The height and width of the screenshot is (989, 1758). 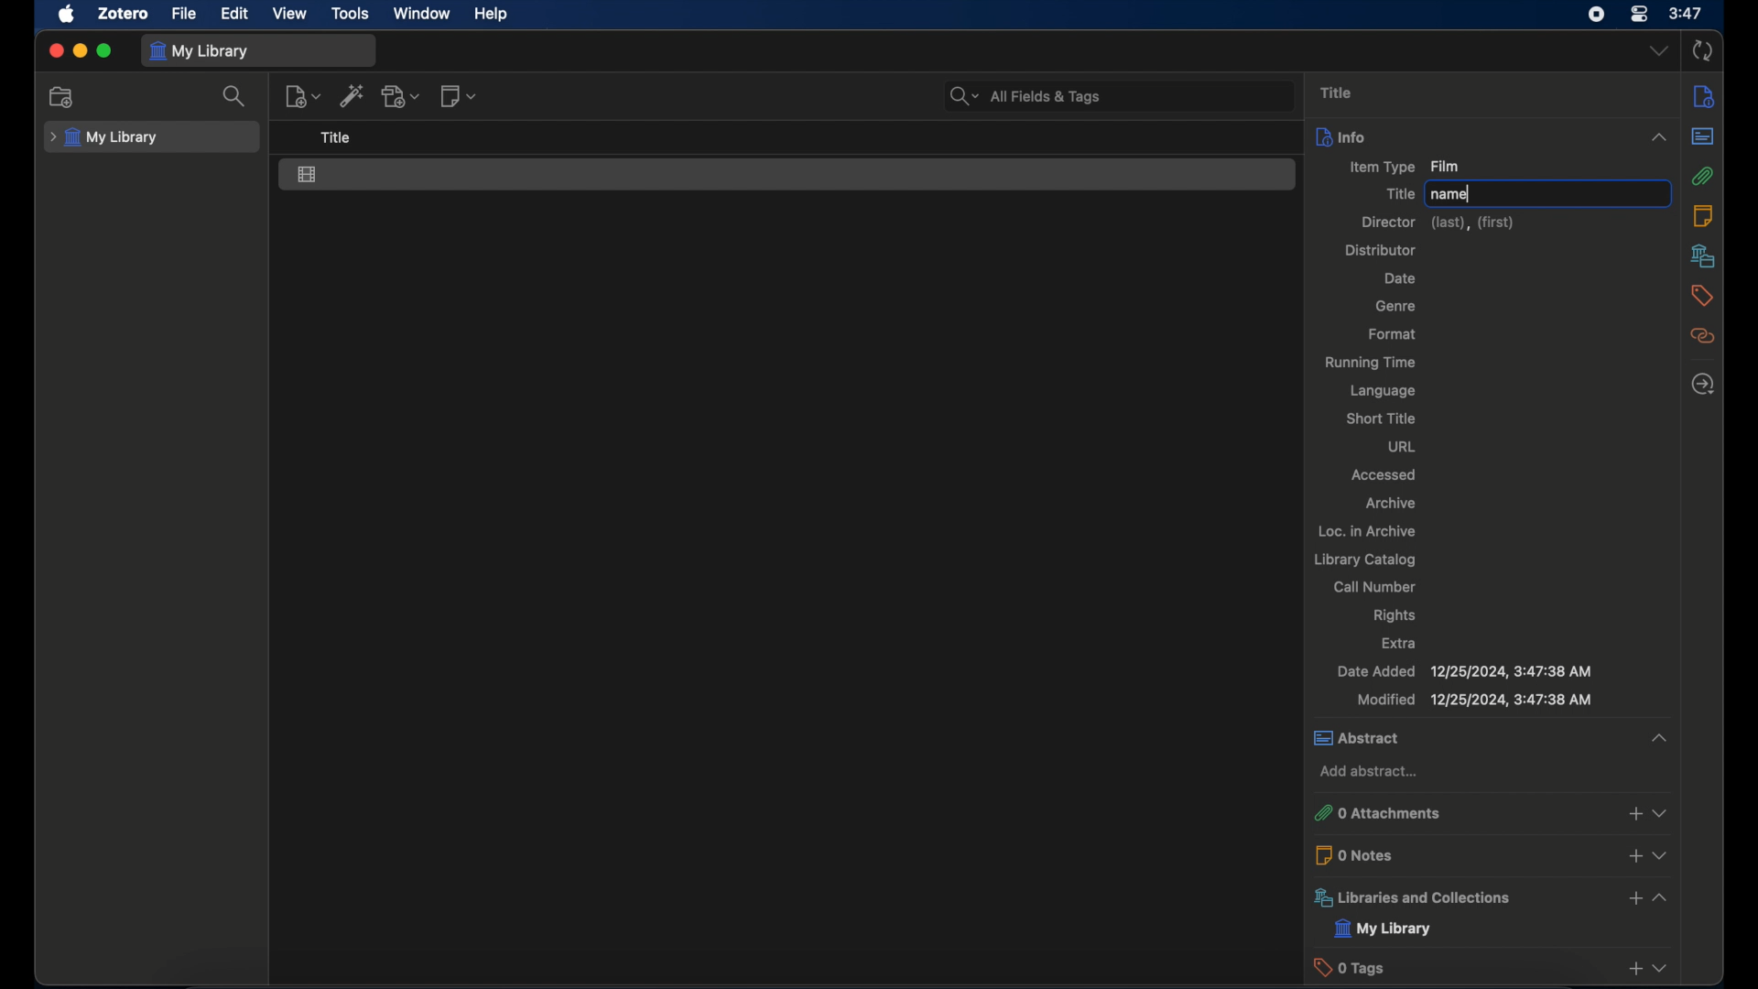 What do you see at coordinates (1450, 195) in the screenshot?
I see `name` at bounding box center [1450, 195].